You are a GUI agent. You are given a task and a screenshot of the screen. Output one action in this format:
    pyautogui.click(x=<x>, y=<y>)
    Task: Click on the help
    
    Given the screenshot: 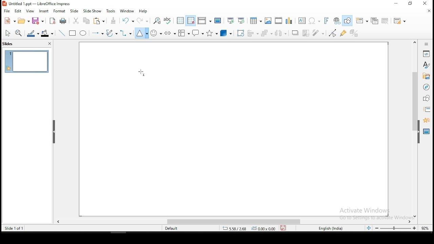 What is the action you would take?
    pyautogui.click(x=145, y=11)
    